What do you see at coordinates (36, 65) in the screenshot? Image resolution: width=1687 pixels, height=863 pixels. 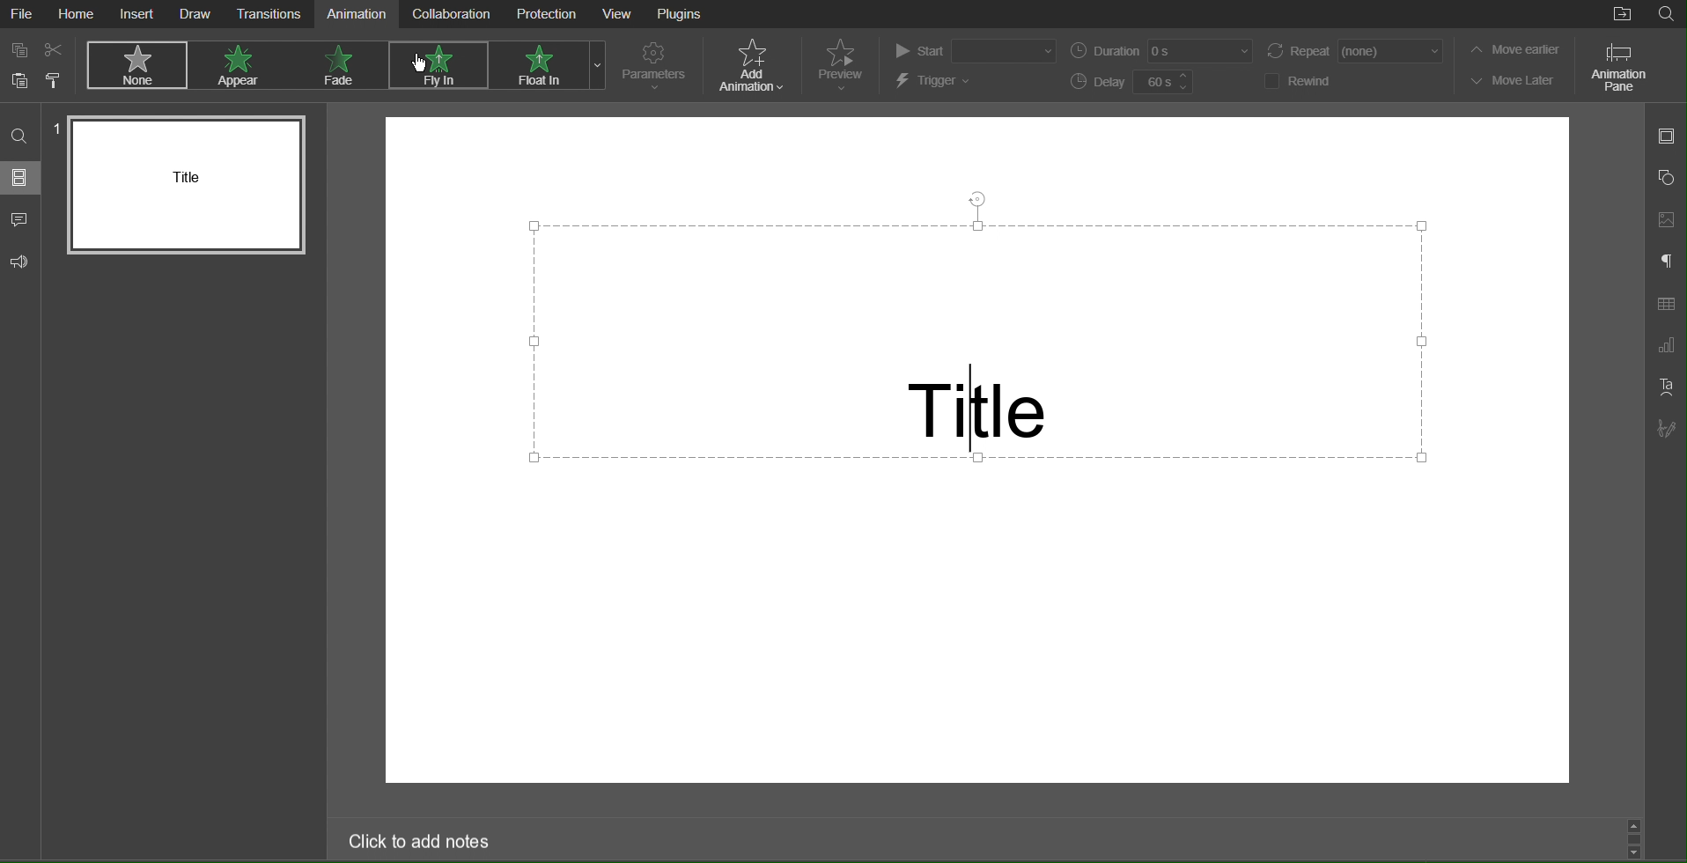 I see `Cut Copy Paste` at bounding box center [36, 65].